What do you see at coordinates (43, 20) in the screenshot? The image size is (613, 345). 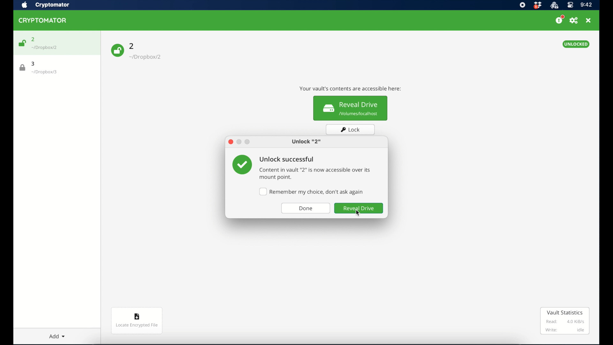 I see `cryptomator` at bounding box center [43, 20].